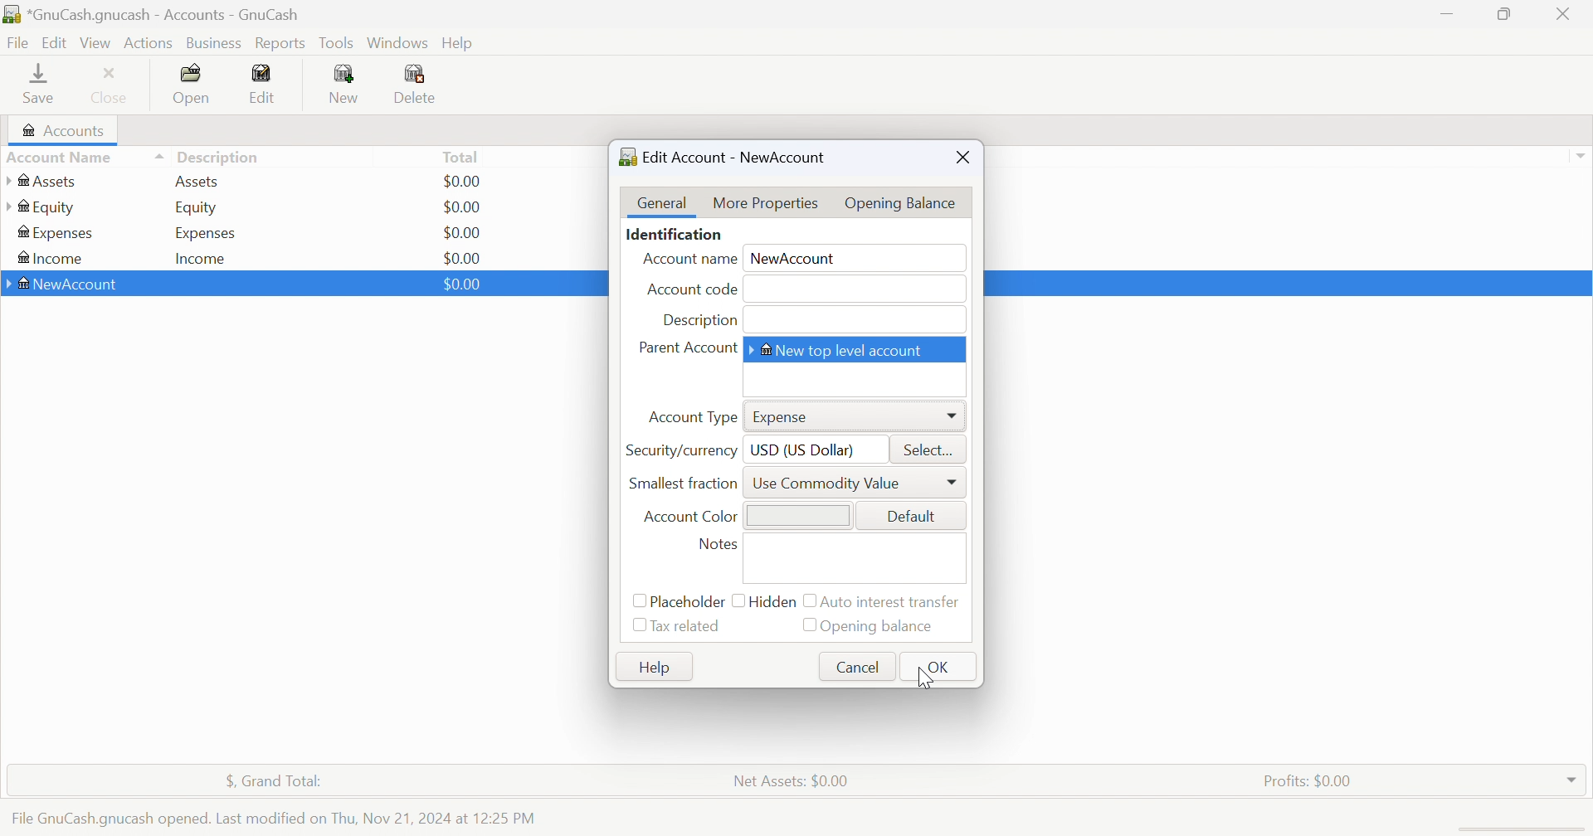 The height and width of the screenshot is (836, 1593). I want to click on Profits: $0.00, so click(1311, 781).